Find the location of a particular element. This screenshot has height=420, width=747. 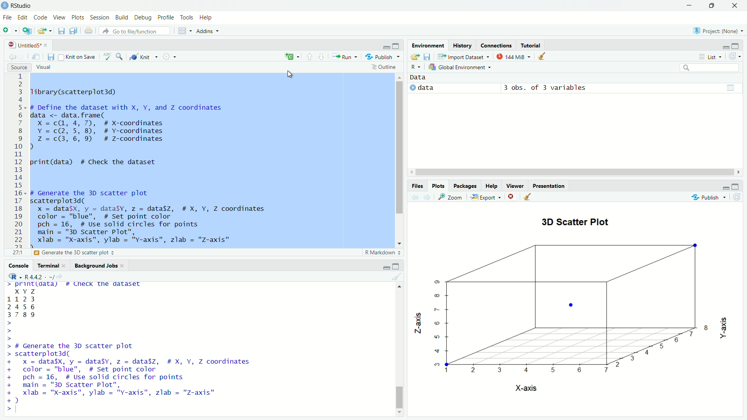

new file is located at coordinates (9, 31).